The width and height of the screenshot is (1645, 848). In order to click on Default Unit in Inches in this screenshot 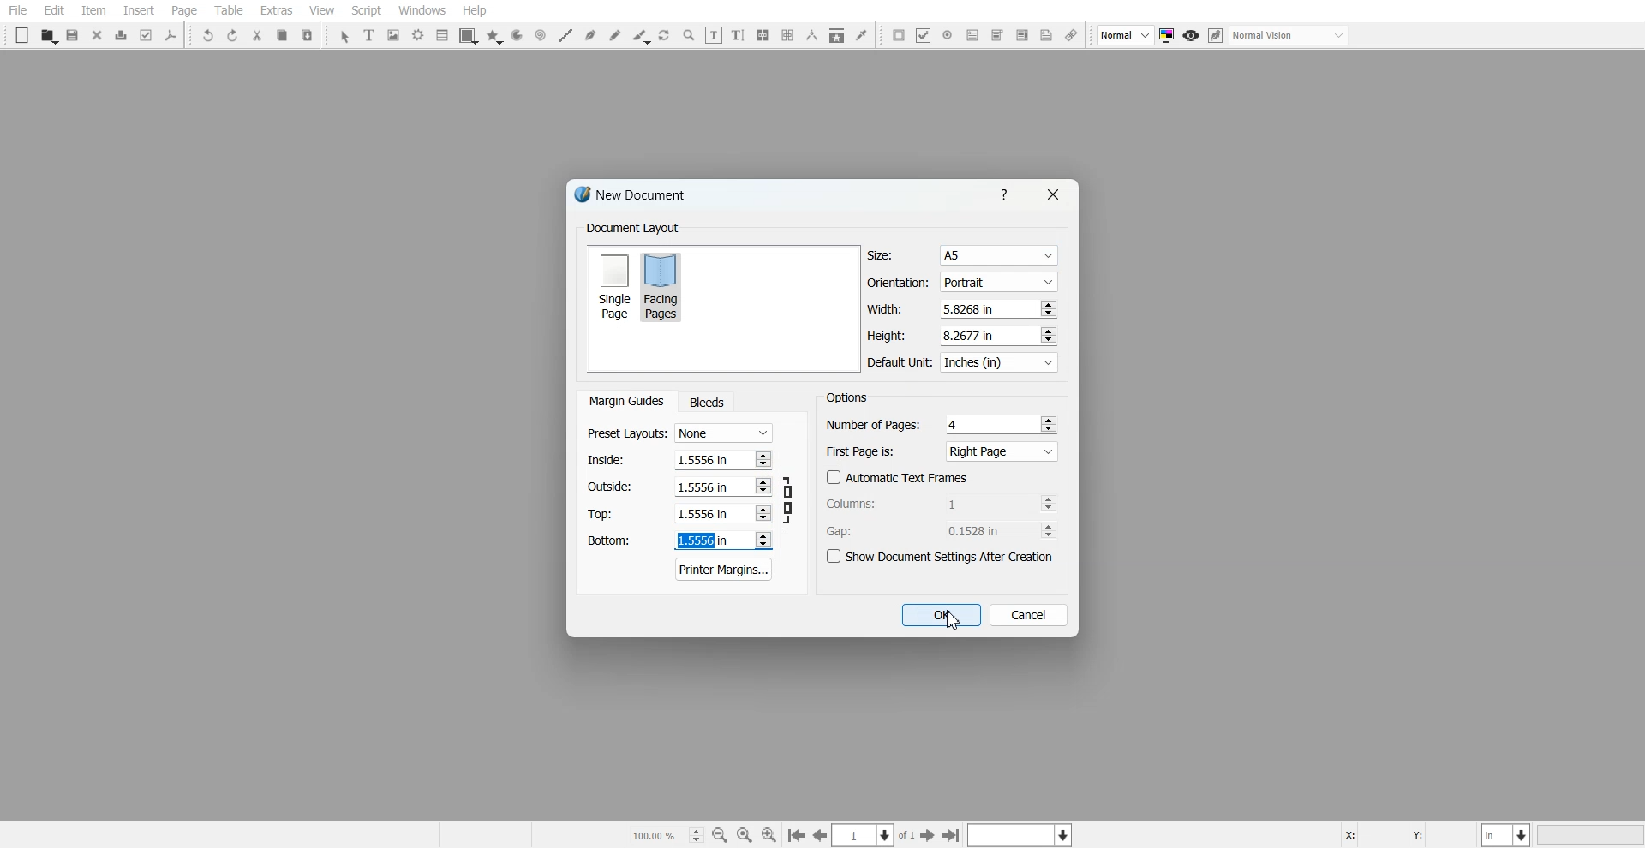, I will do `click(964, 363)`.